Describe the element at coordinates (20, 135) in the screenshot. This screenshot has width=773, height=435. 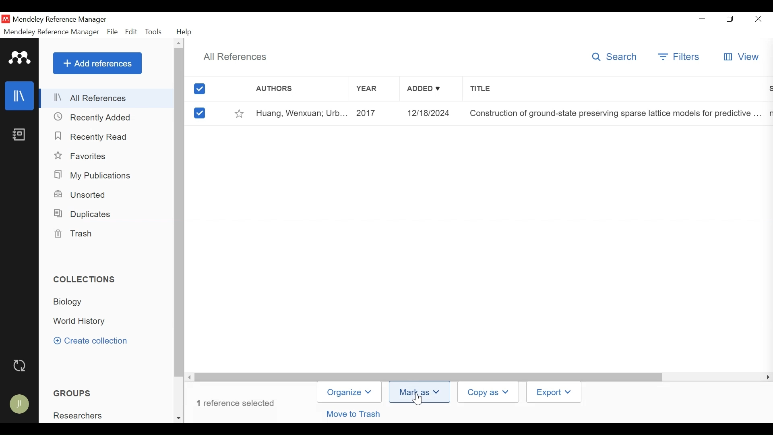
I see `Notebook` at that location.